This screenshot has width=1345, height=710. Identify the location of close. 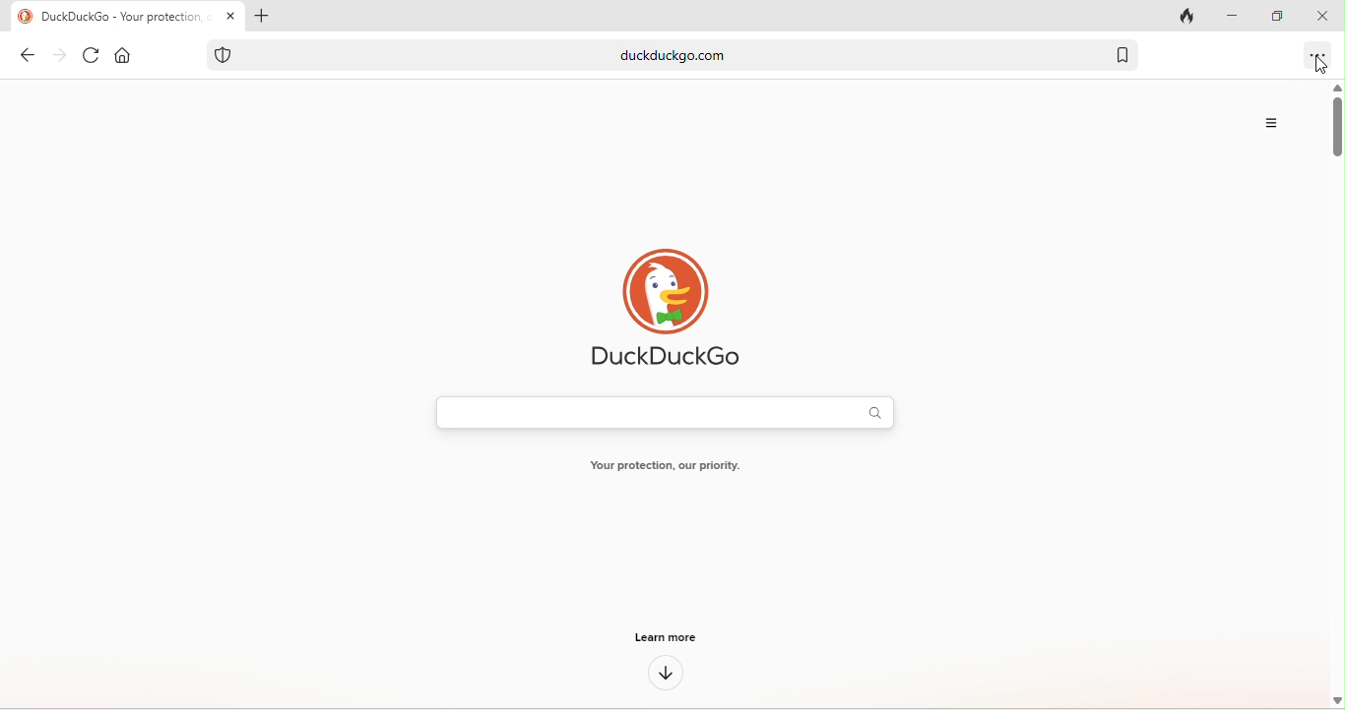
(1321, 15).